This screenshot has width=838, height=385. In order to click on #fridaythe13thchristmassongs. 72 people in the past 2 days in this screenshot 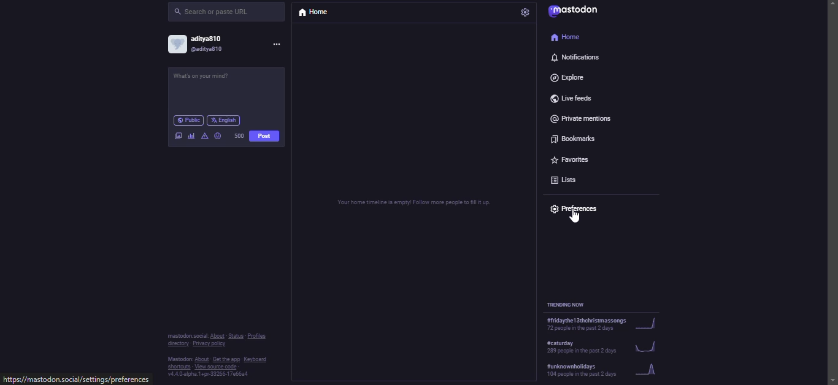, I will do `click(607, 324)`.